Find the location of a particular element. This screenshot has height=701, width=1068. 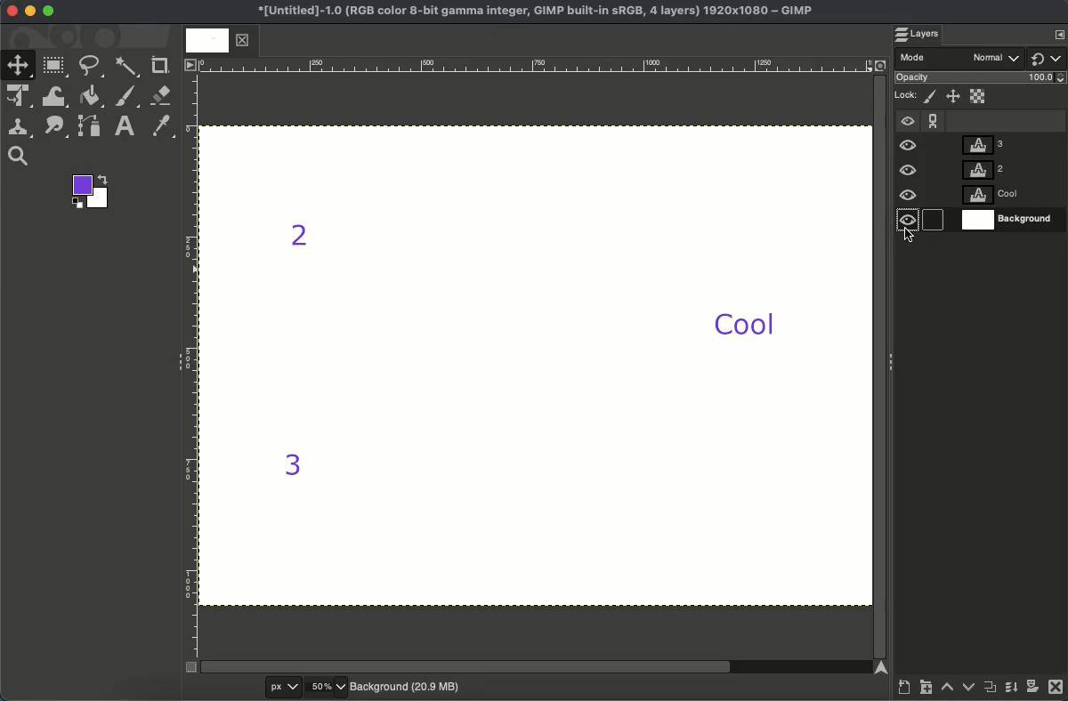

Ruler is located at coordinates (190, 367).